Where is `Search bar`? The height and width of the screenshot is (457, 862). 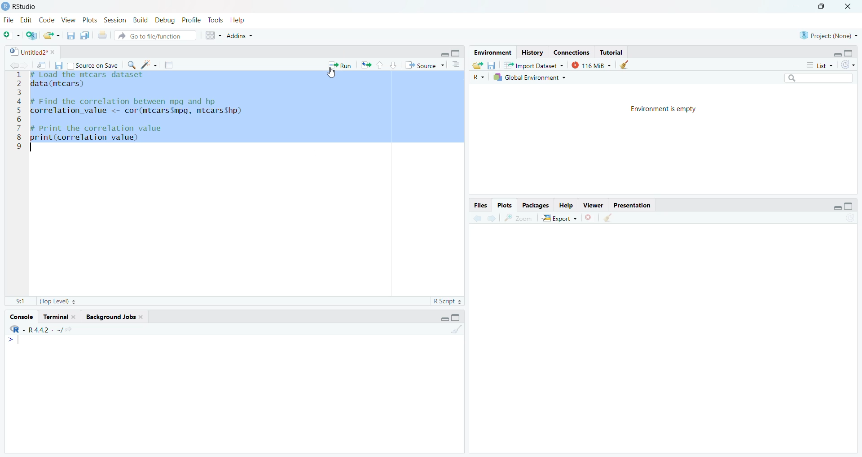
Search bar is located at coordinates (820, 78).